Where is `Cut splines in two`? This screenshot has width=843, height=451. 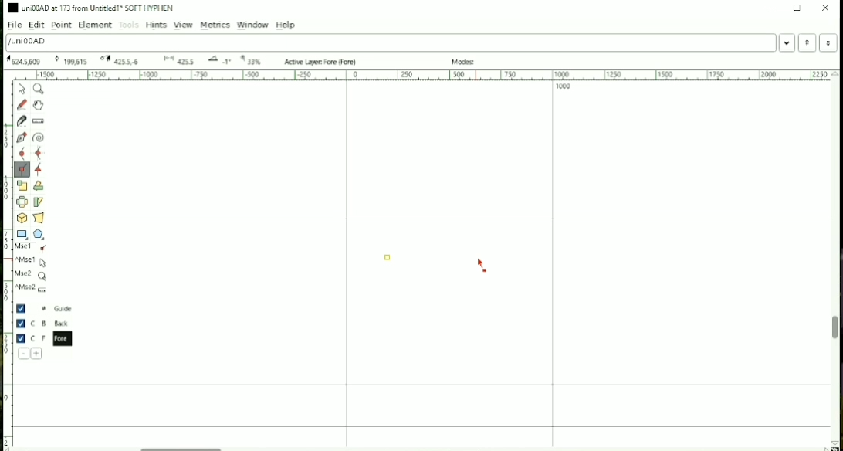 Cut splines in two is located at coordinates (22, 121).